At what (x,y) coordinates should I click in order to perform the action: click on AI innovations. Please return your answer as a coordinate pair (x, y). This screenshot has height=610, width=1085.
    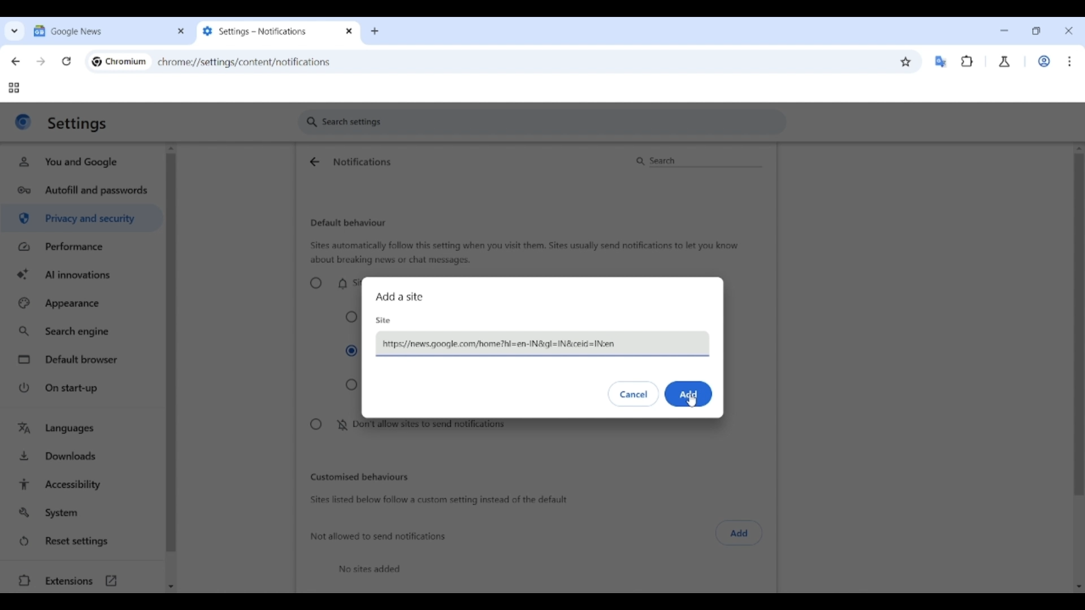
    Looking at the image, I should click on (83, 273).